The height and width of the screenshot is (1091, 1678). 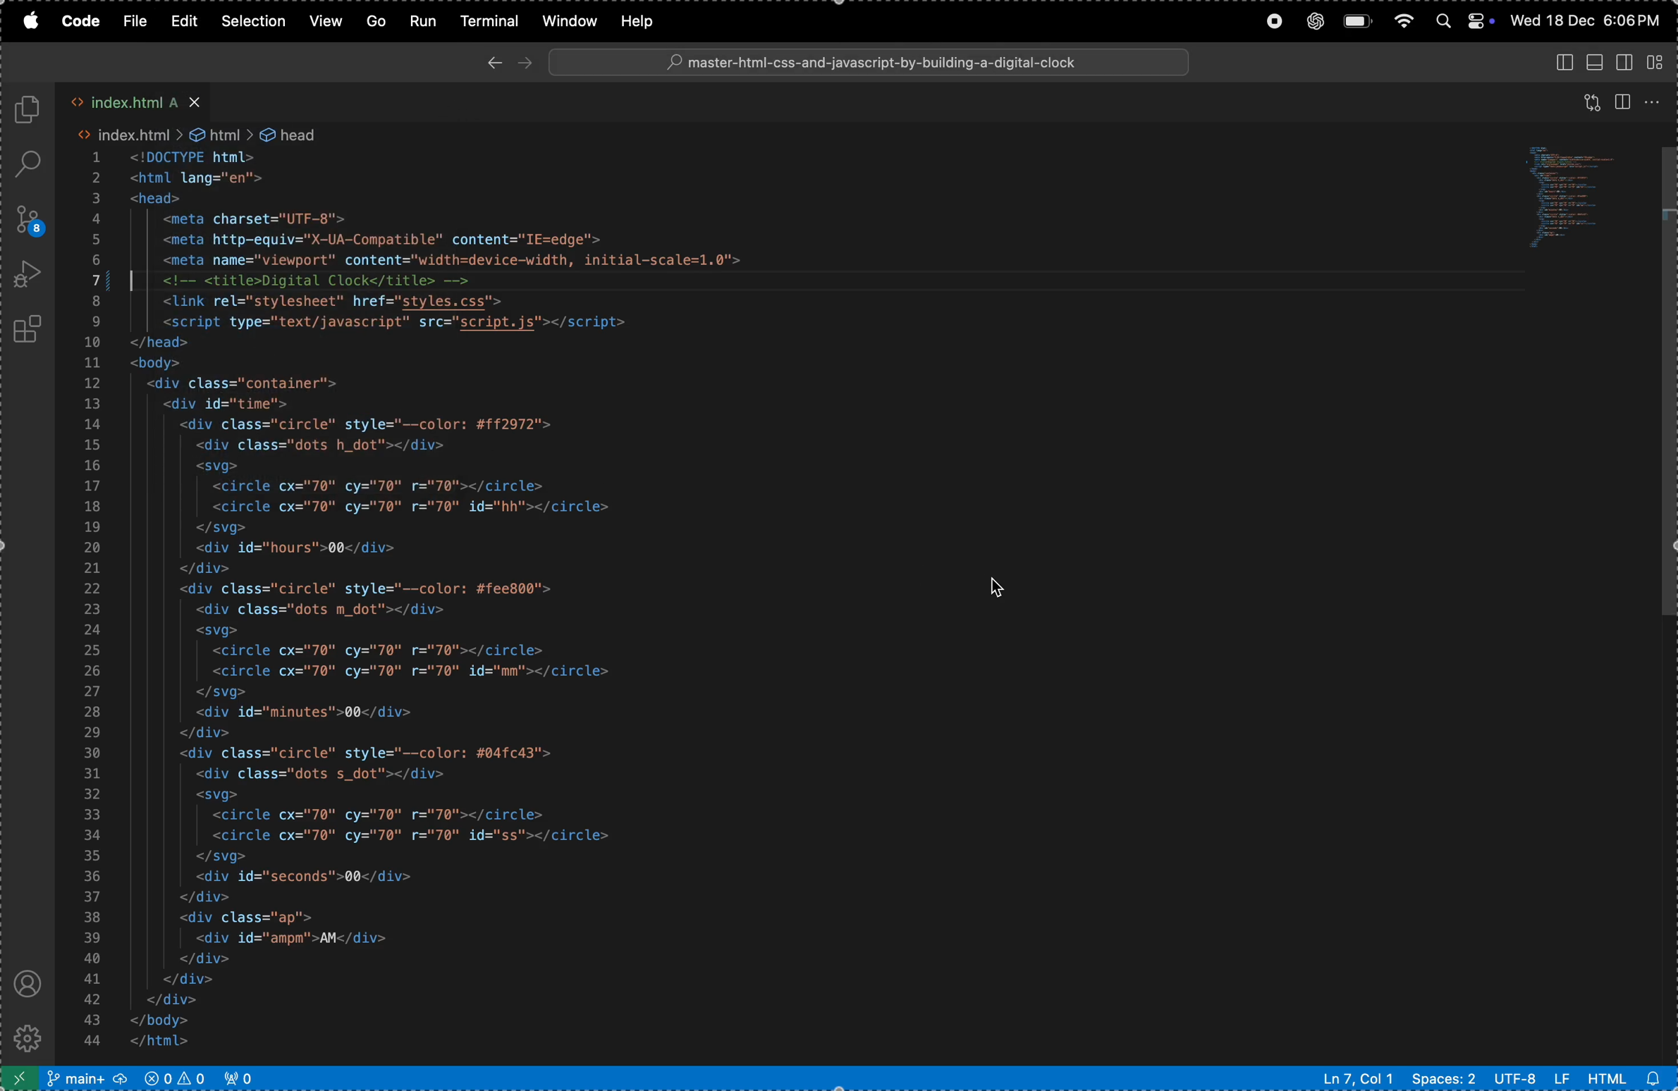 I want to click on @ index.html — master-htmi-css-and-javascript-by-building-a-digital-clock, so click(x=869, y=62).